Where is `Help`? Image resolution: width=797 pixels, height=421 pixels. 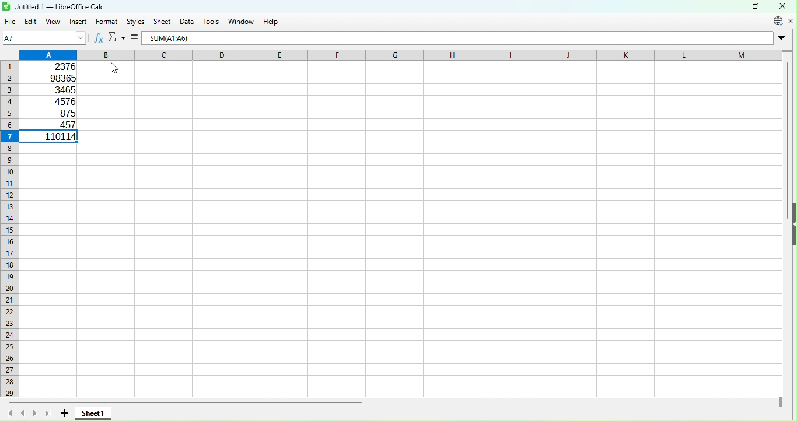 Help is located at coordinates (272, 21).